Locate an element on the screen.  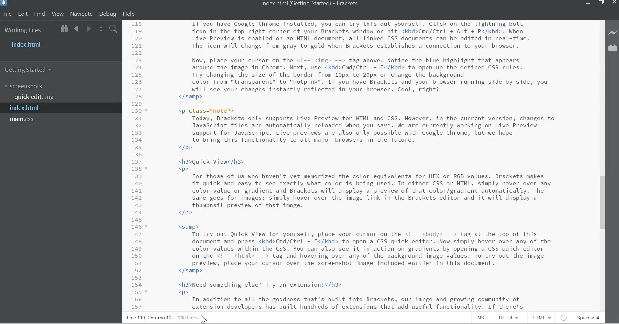
Close is located at coordinates (614, 3).